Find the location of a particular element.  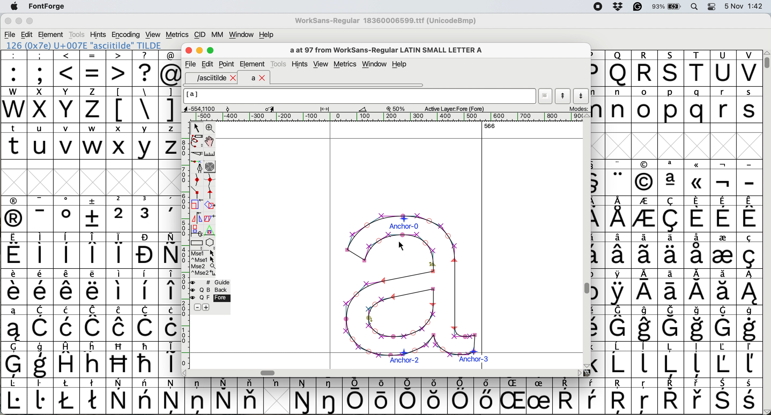

r is located at coordinates (723, 105).